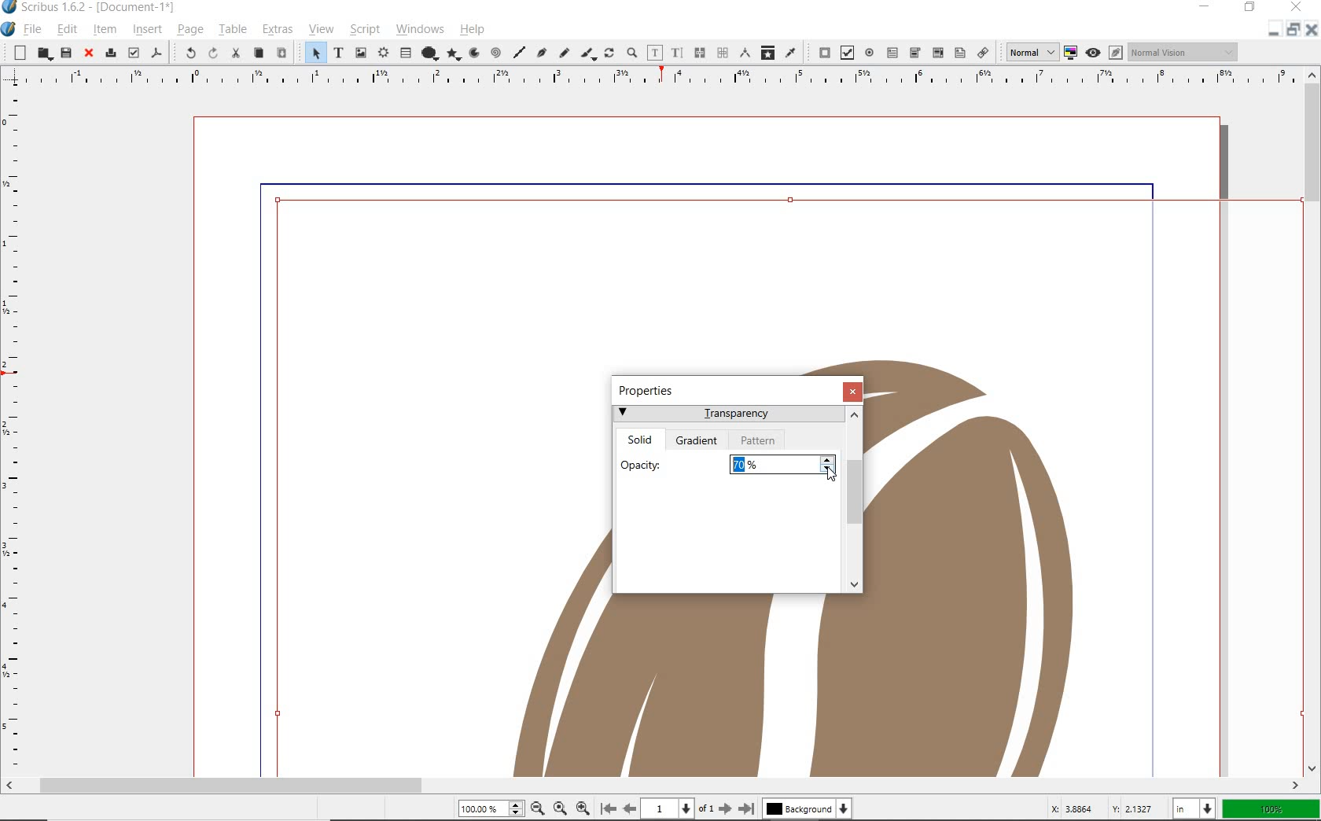 The width and height of the screenshot is (1321, 821). I want to click on Opacity: 70%, so click(727, 462).